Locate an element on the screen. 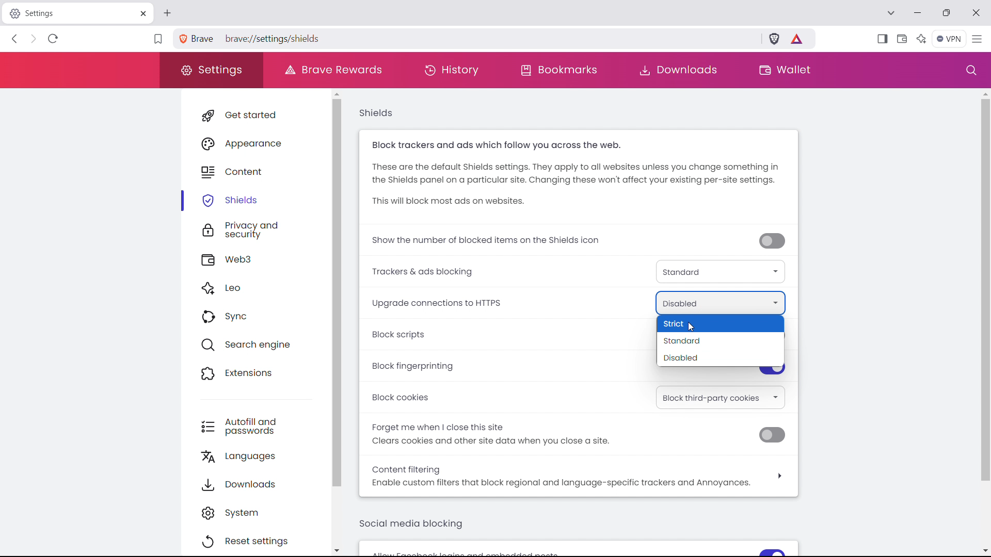 The width and height of the screenshot is (991, 557). brave rewards is located at coordinates (797, 38).